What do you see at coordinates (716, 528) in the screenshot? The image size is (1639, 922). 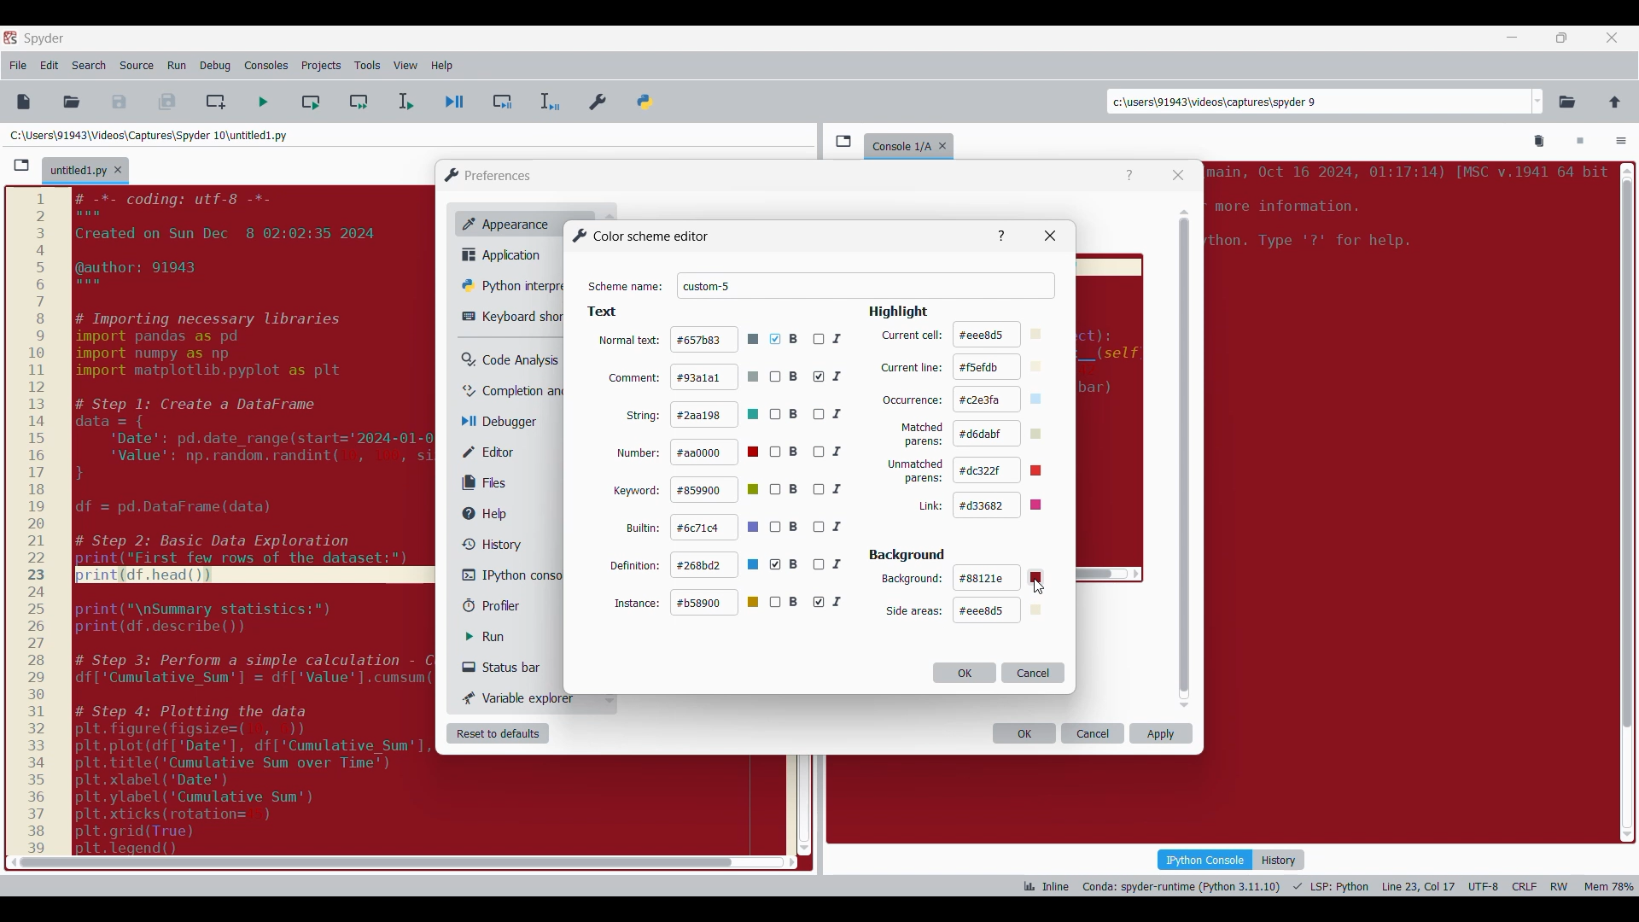 I see `#6c71c4` at bounding box center [716, 528].